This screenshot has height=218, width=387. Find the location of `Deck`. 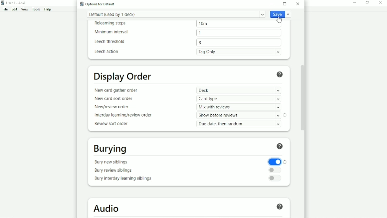

Deck is located at coordinates (239, 90).